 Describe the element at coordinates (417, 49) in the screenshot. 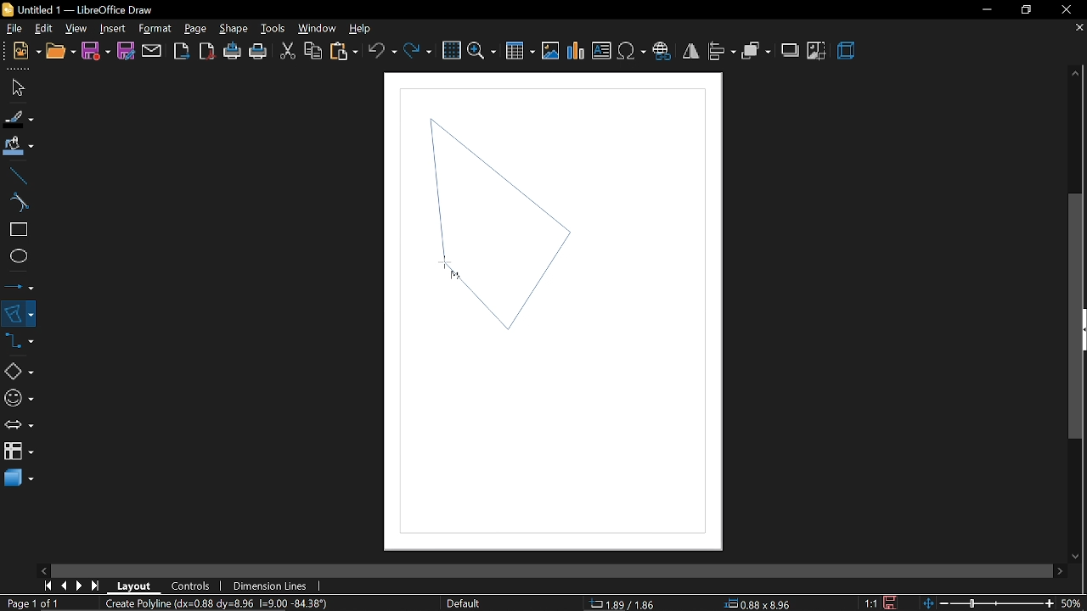

I see `redo` at that location.